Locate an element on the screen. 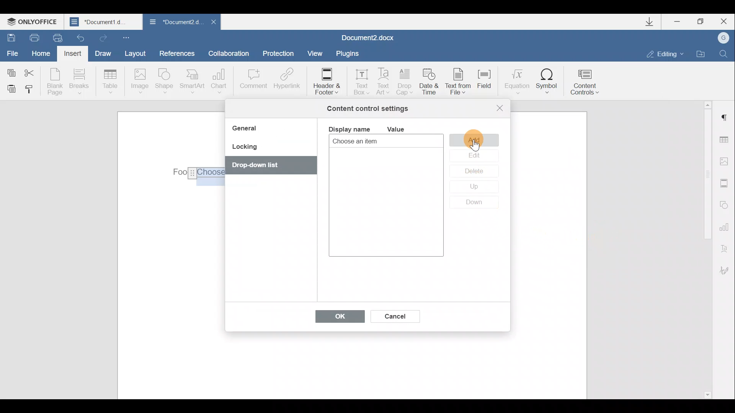  Chart is located at coordinates (220, 81).